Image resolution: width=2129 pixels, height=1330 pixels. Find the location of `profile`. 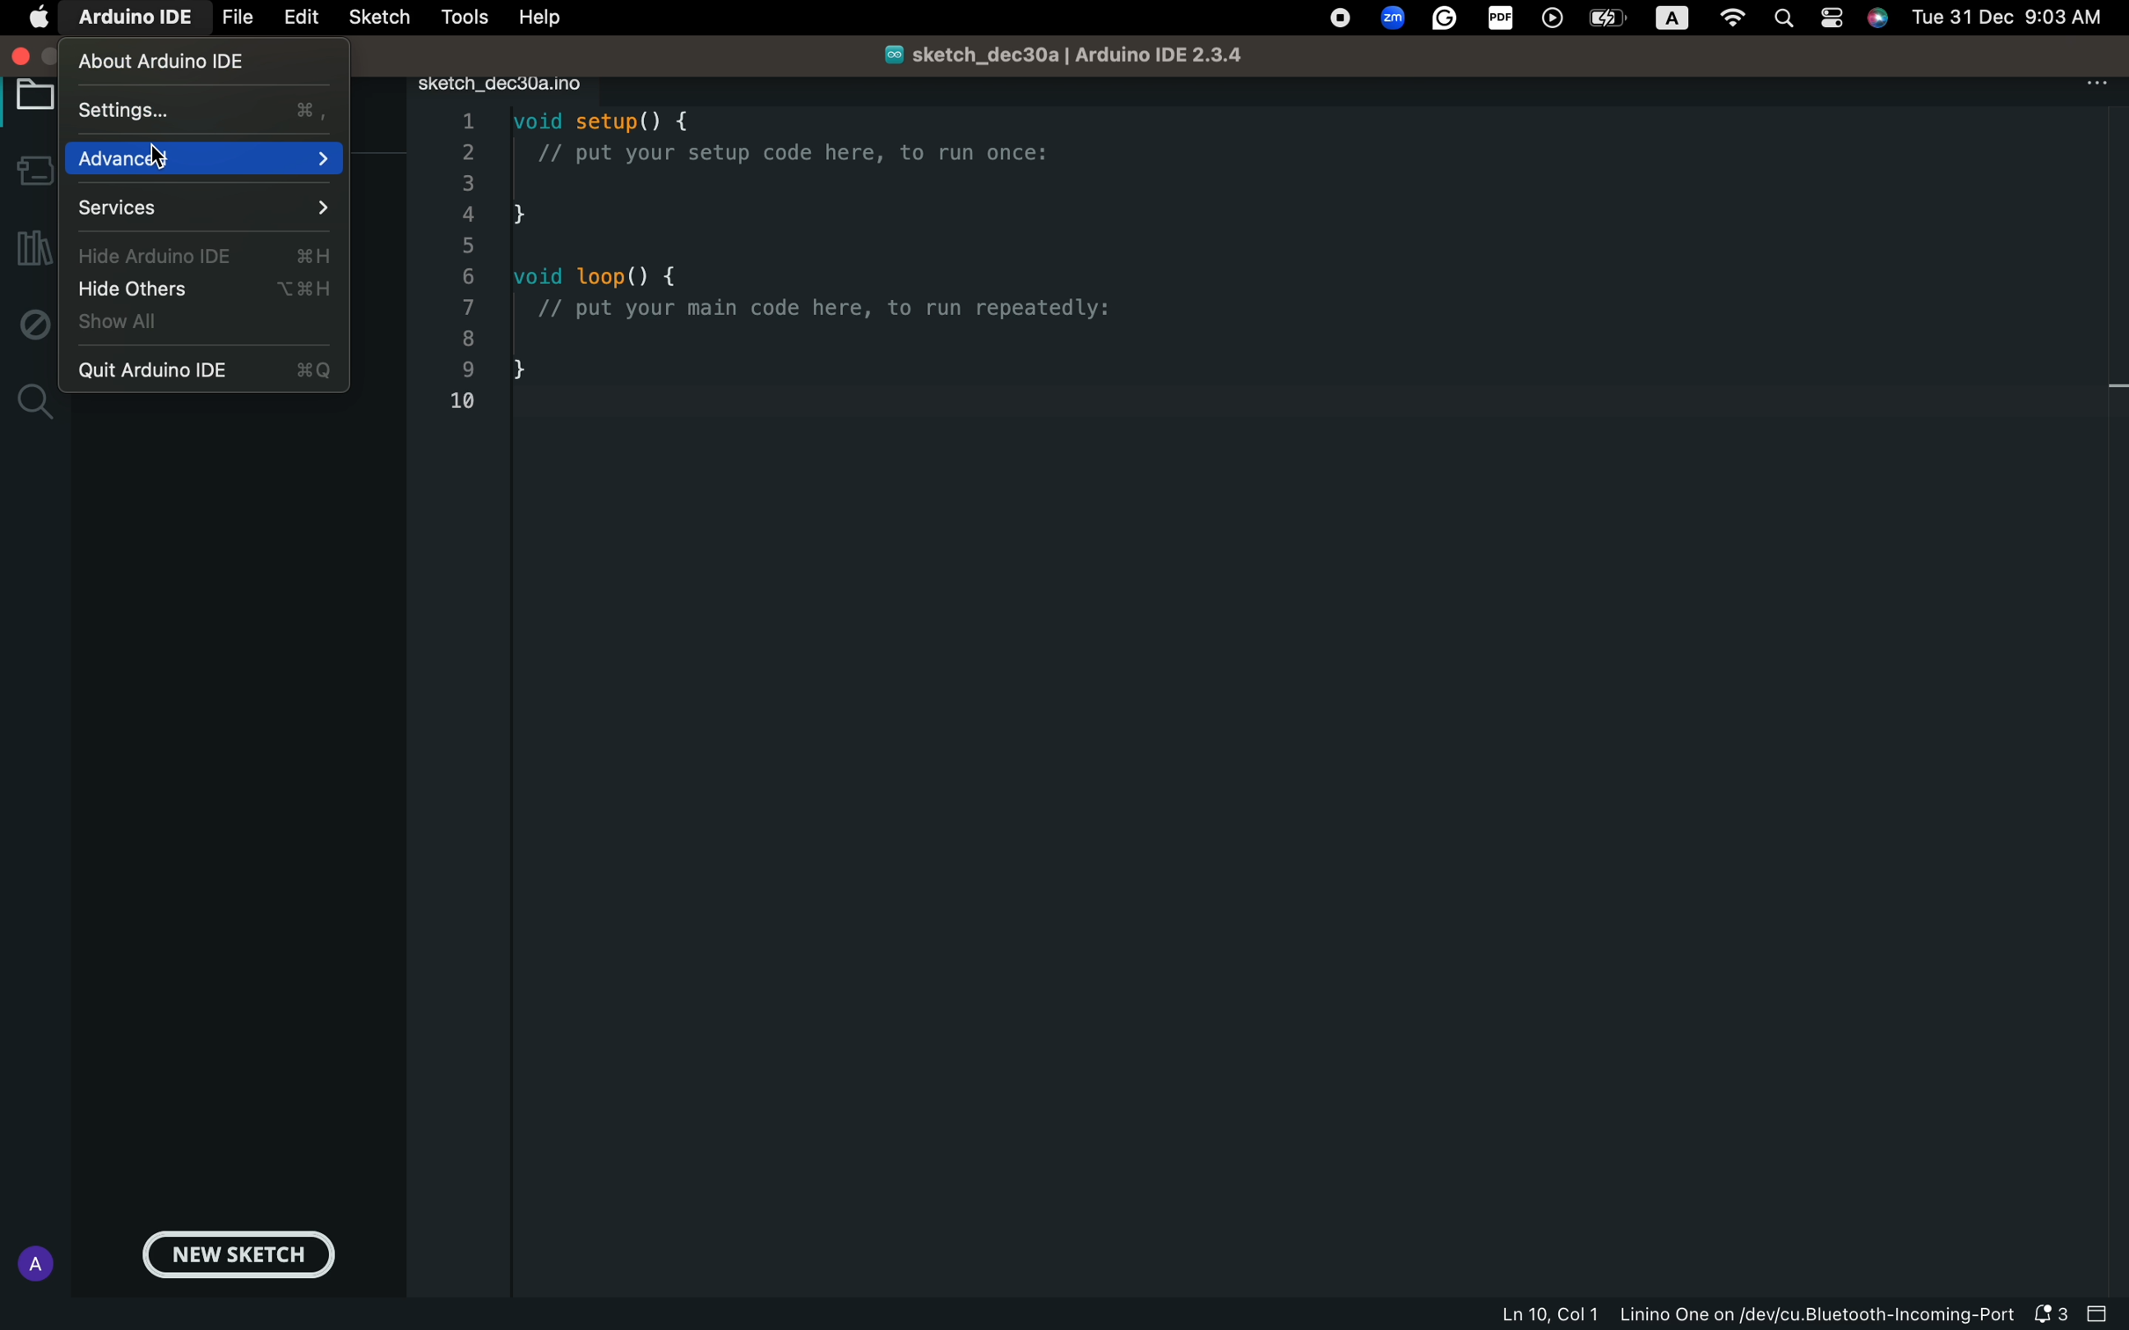

profile is located at coordinates (30, 1262).